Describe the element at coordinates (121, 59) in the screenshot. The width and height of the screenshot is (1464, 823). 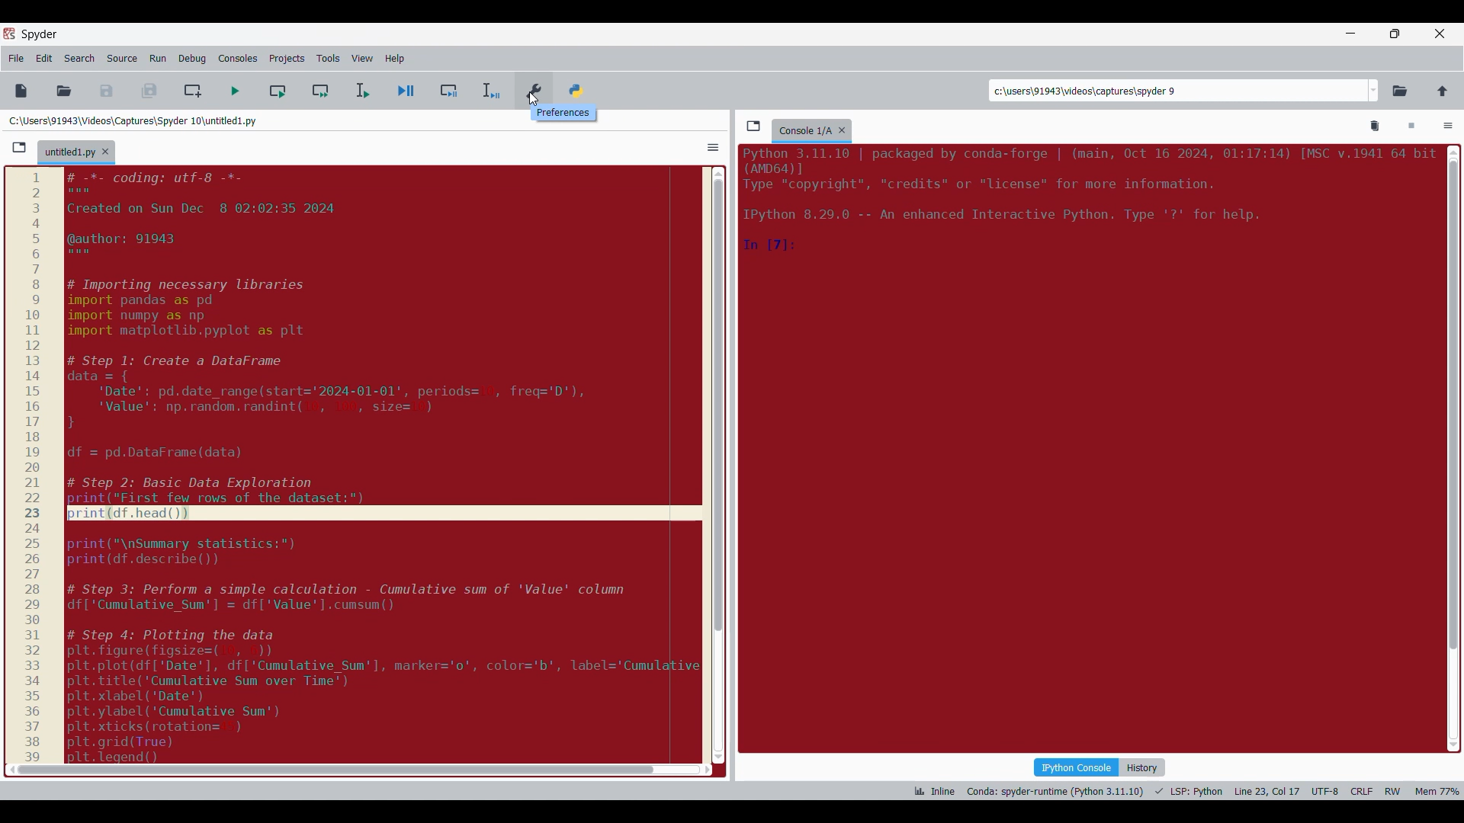
I see `Source menu` at that location.